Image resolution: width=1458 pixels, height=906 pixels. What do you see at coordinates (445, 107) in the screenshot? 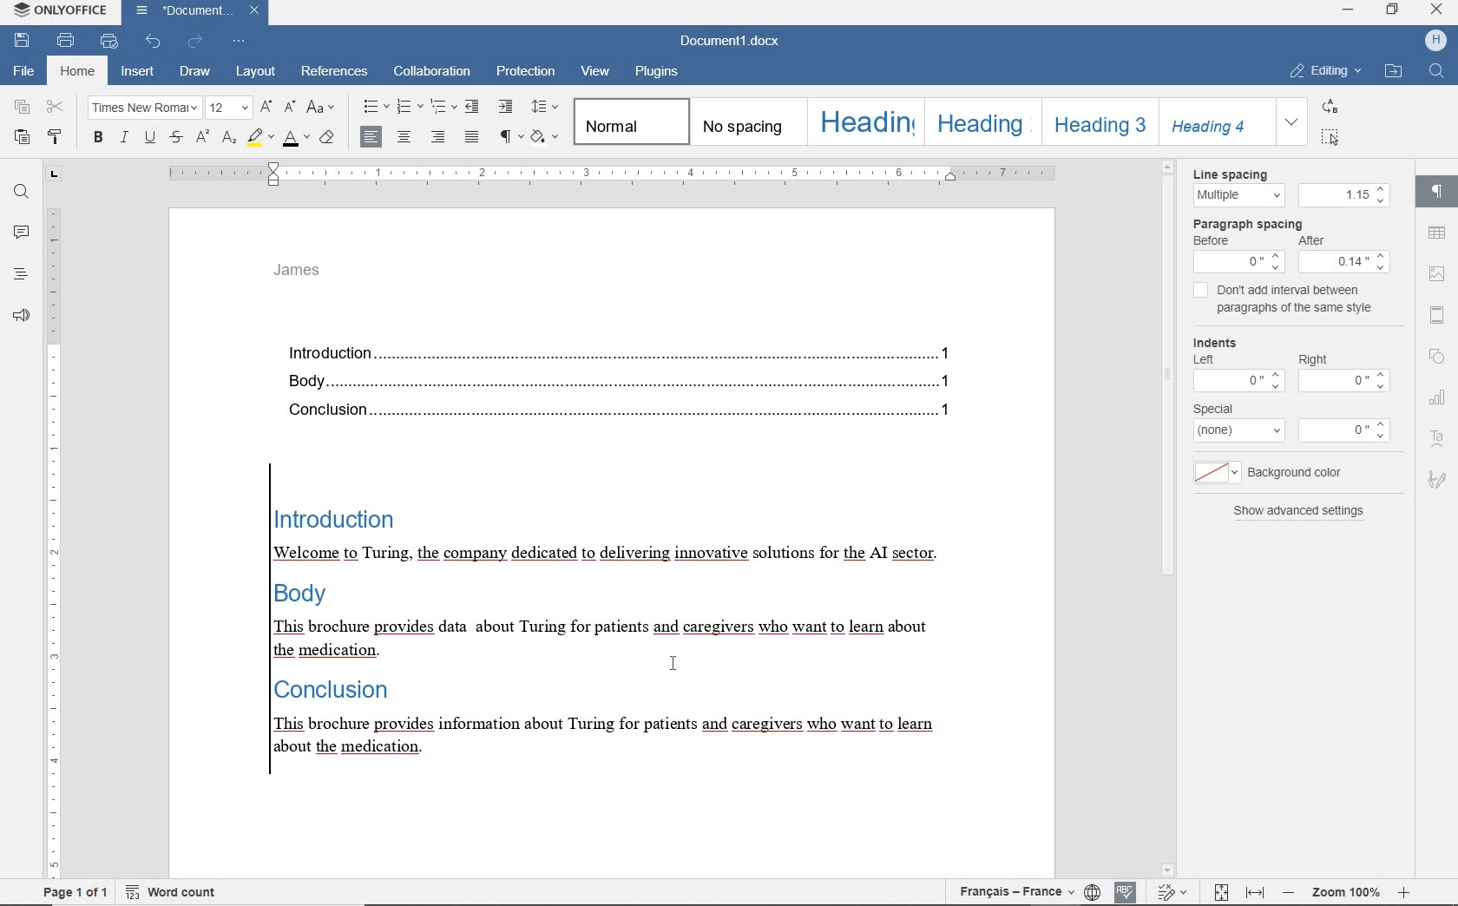
I see `multilevel list` at bounding box center [445, 107].